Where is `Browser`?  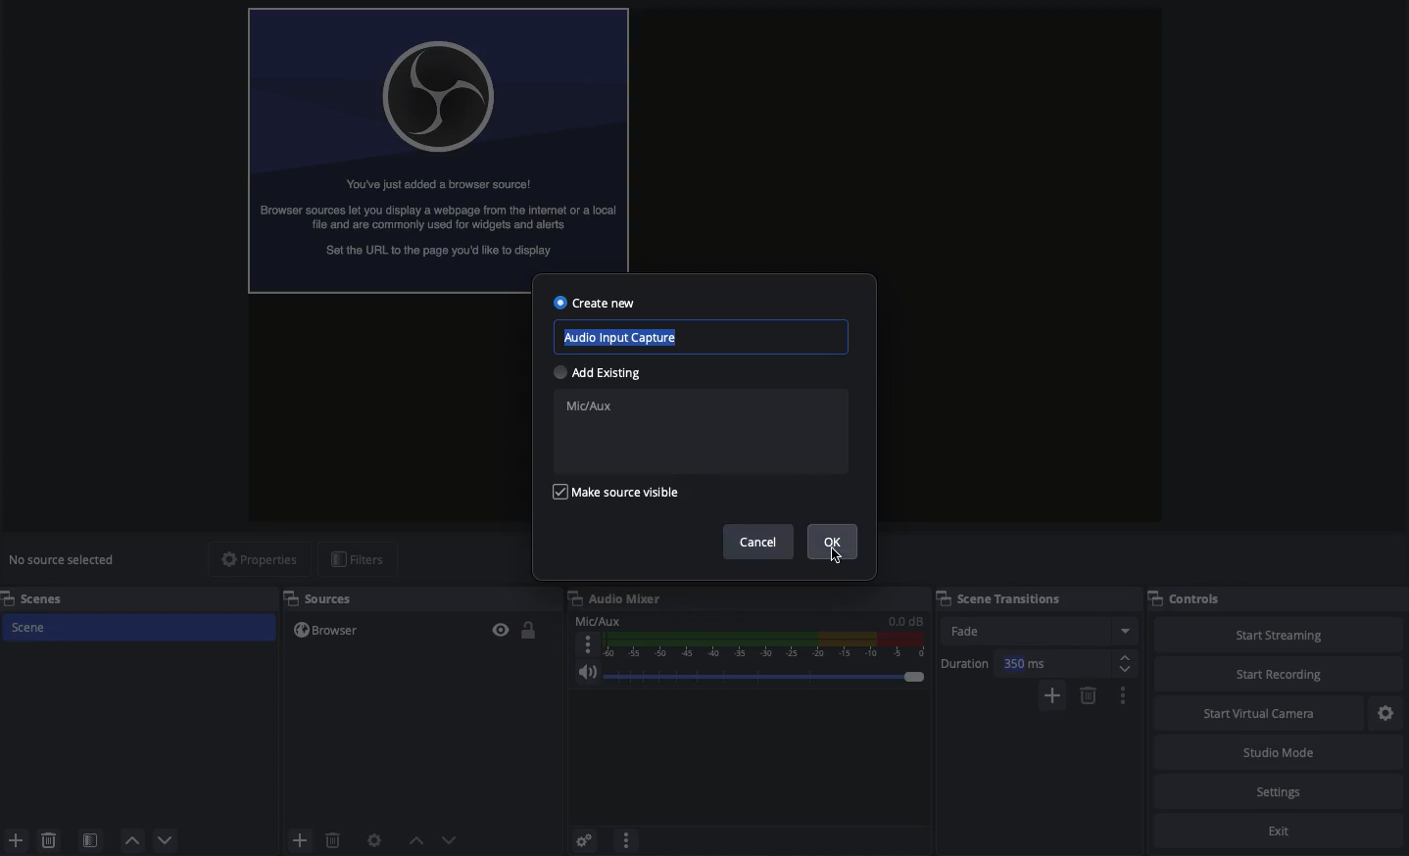
Browser is located at coordinates (400, 630).